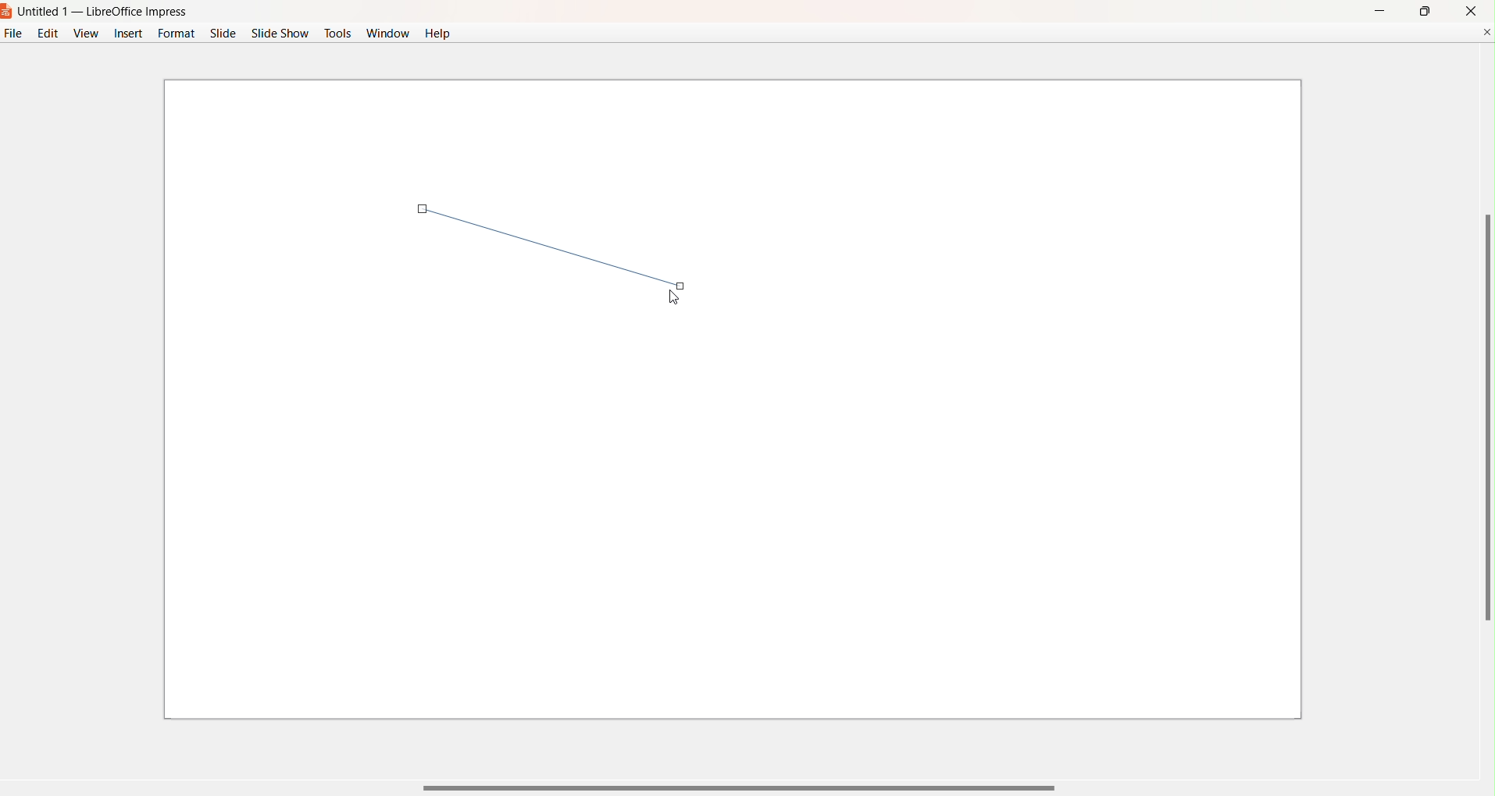  Describe the element at coordinates (1424, 11) in the screenshot. I see `maximize` at that location.